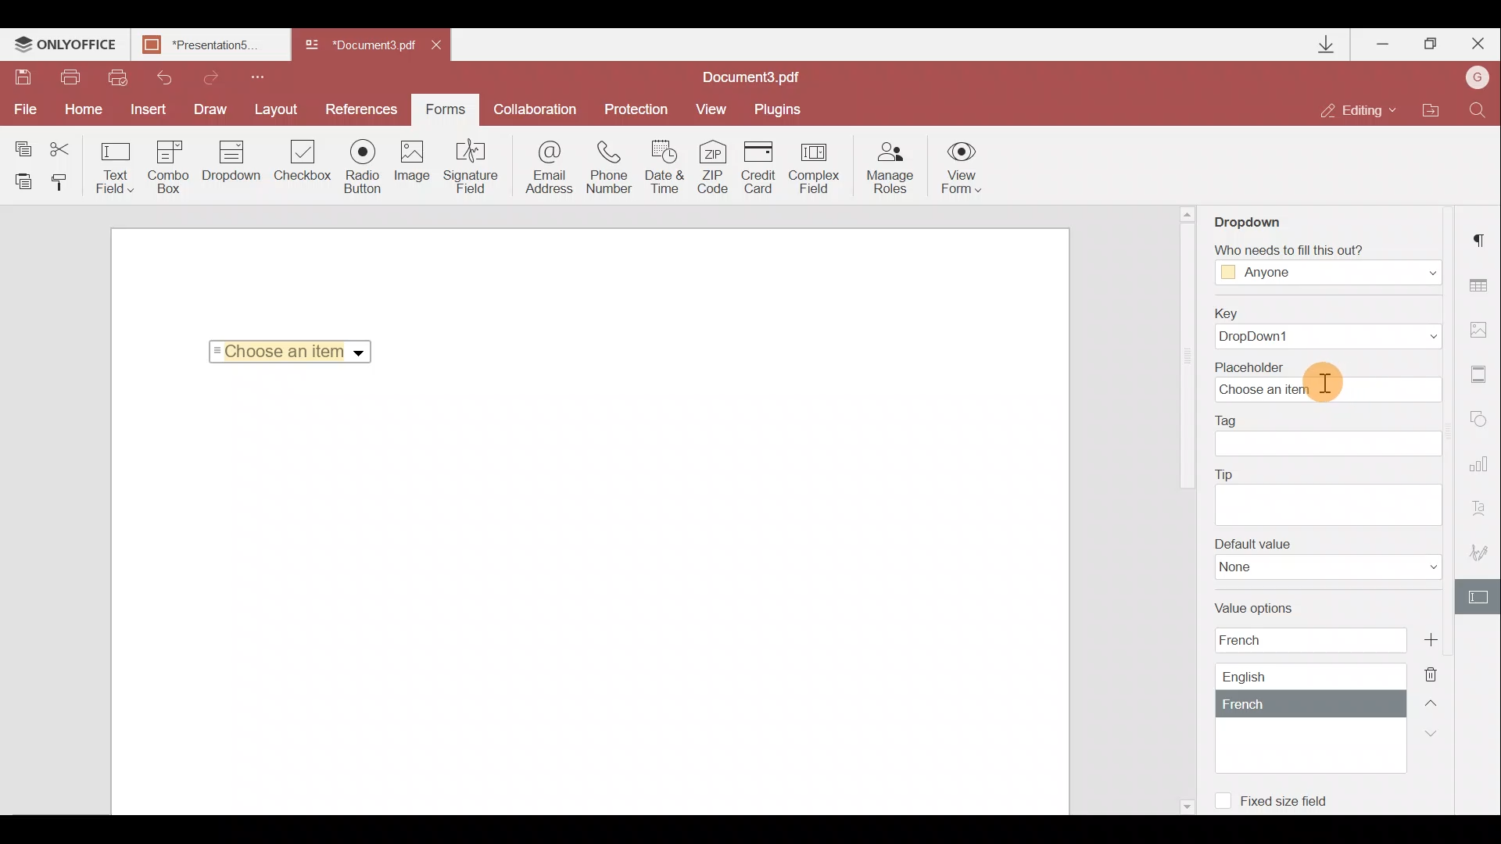 This screenshot has height=844, width=1501. What do you see at coordinates (442, 42) in the screenshot?
I see `Close` at bounding box center [442, 42].